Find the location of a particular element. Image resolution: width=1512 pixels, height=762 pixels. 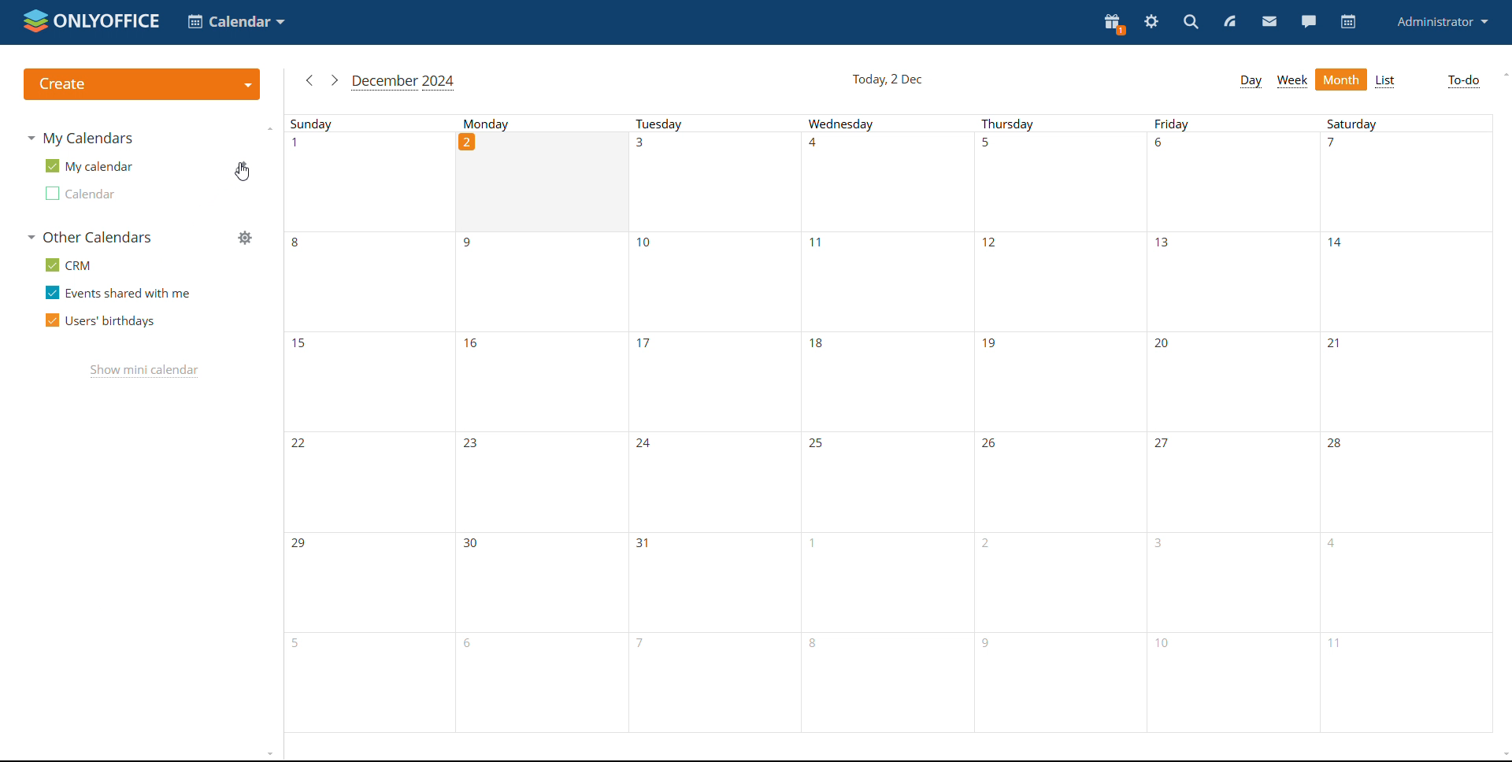

settings is located at coordinates (1154, 24).